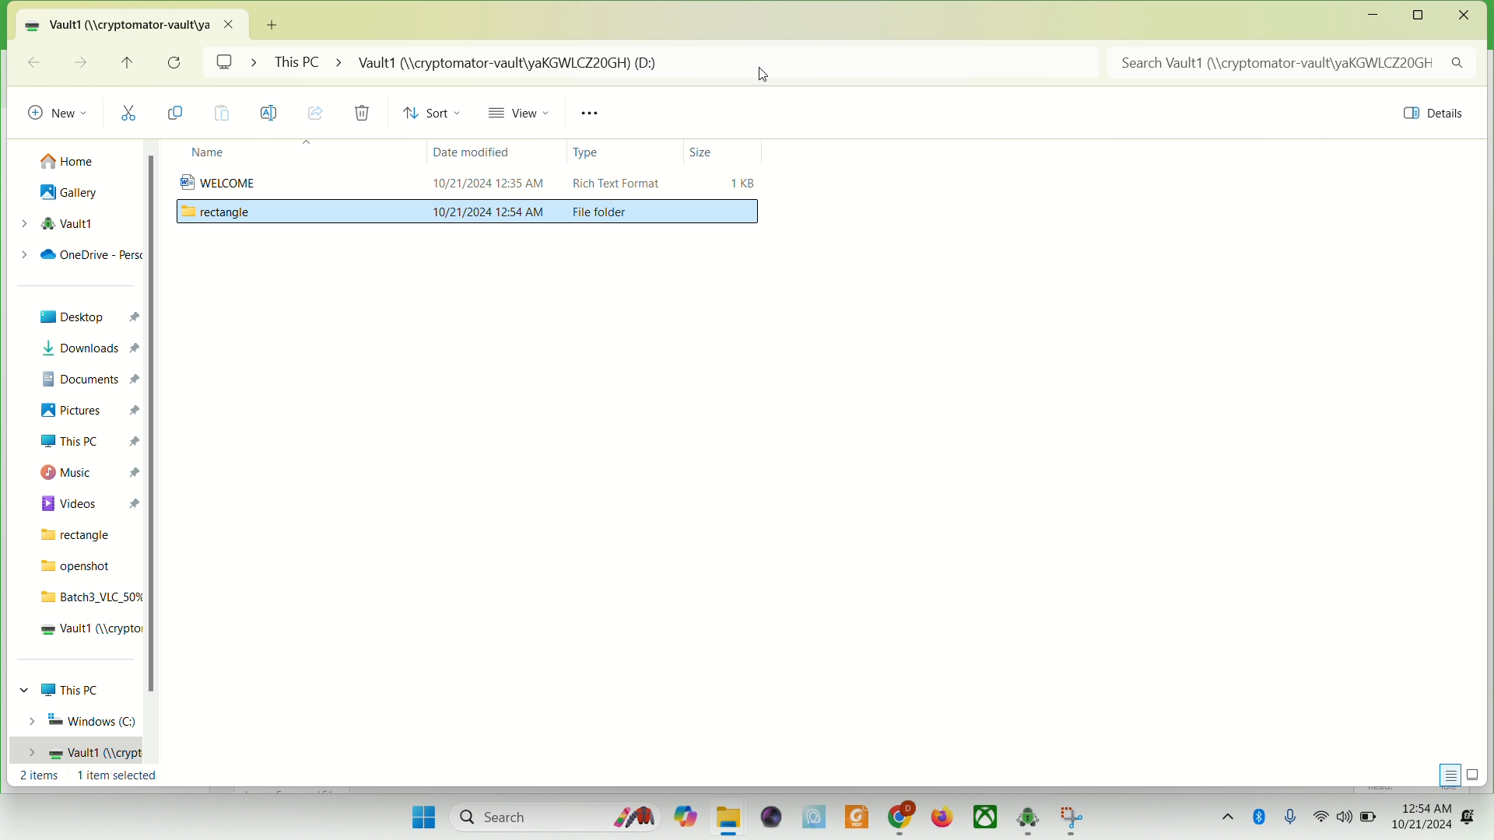 The height and width of the screenshot is (840, 1494). What do you see at coordinates (68, 689) in the screenshot?
I see `This PC` at bounding box center [68, 689].